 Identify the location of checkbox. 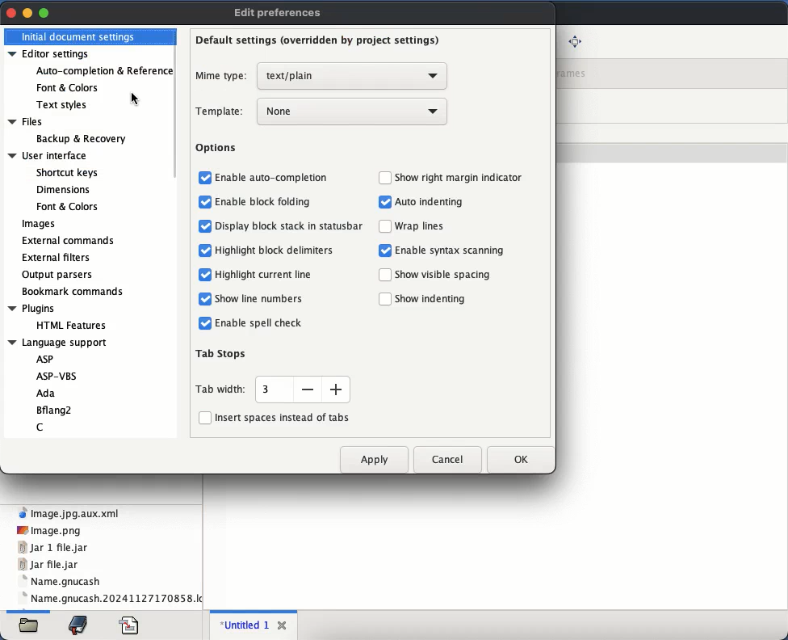
(204, 203).